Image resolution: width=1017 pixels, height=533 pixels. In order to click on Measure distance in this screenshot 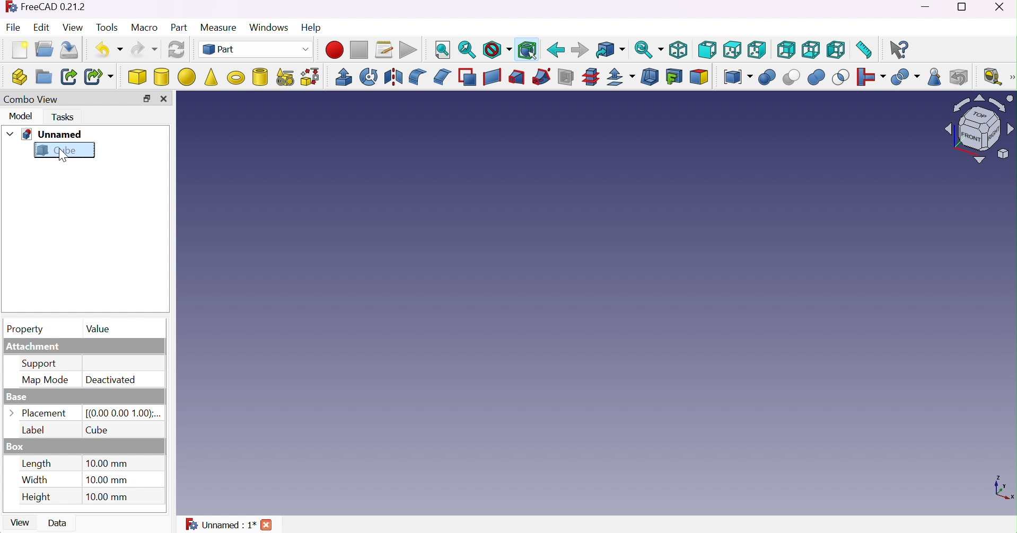, I will do `click(864, 51)`.